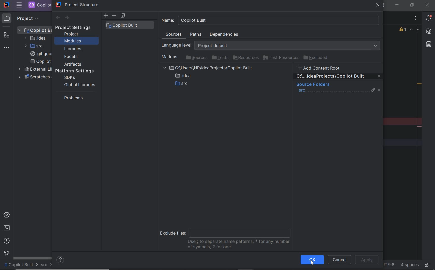 The width and height of the screenshot is (435, 270). I want to click on PROJECT FILE NAME, so click(39, 5).